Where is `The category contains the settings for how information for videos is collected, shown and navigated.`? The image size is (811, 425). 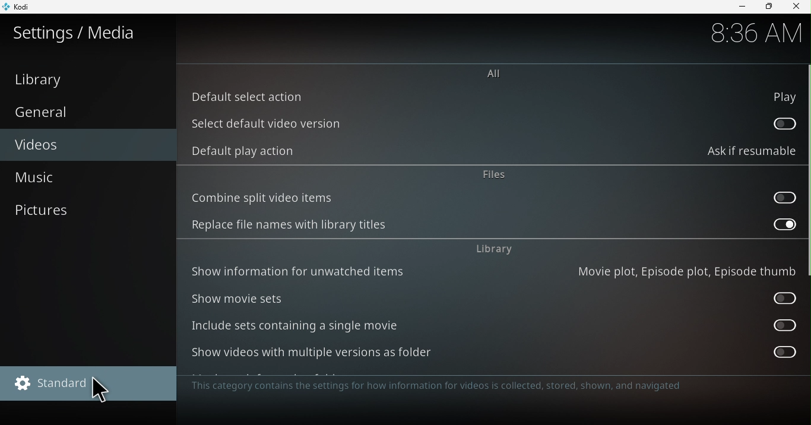 The category contains the settings for how information for videos is collected, shown and navigated. is located at coordinates (443, 389).